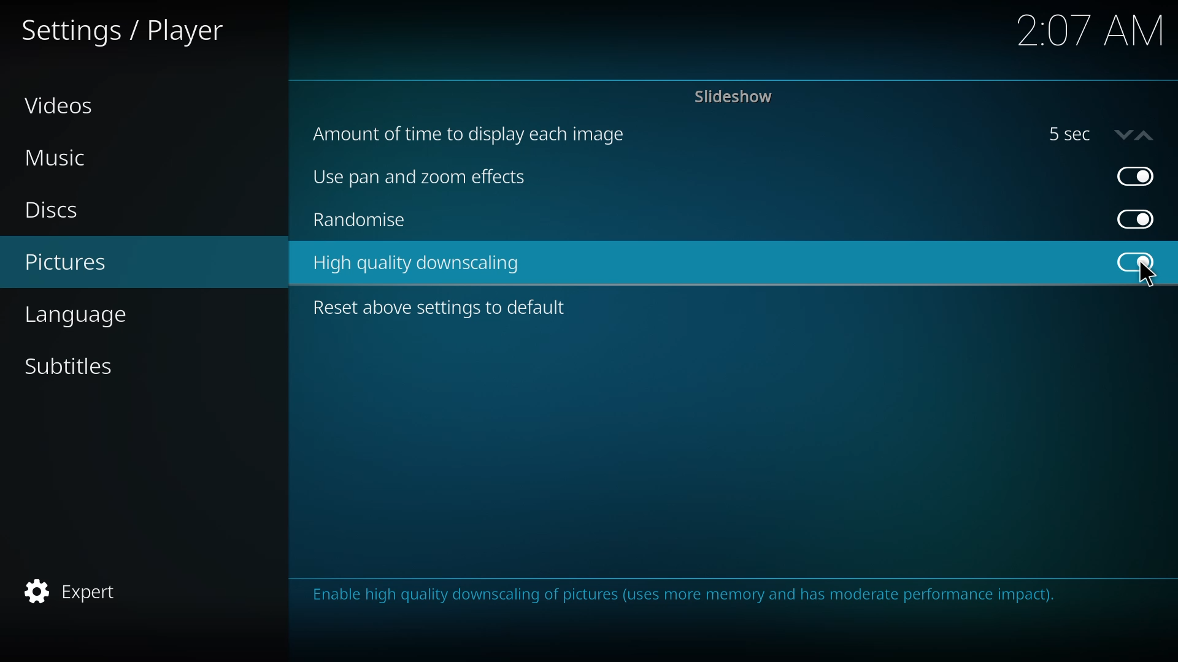  What do you see at coordinates (735, 97) in the screenshot?
I see `slideshow` at bounding box center [735, 97].